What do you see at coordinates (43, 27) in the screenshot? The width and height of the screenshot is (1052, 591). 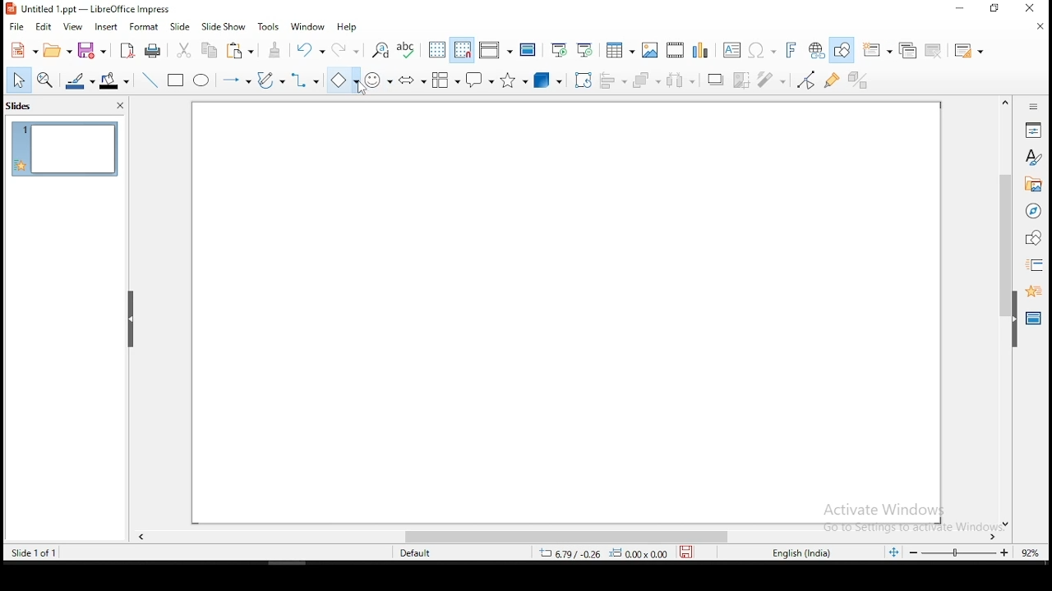 I see `edit` at bounding box center [43, 27].